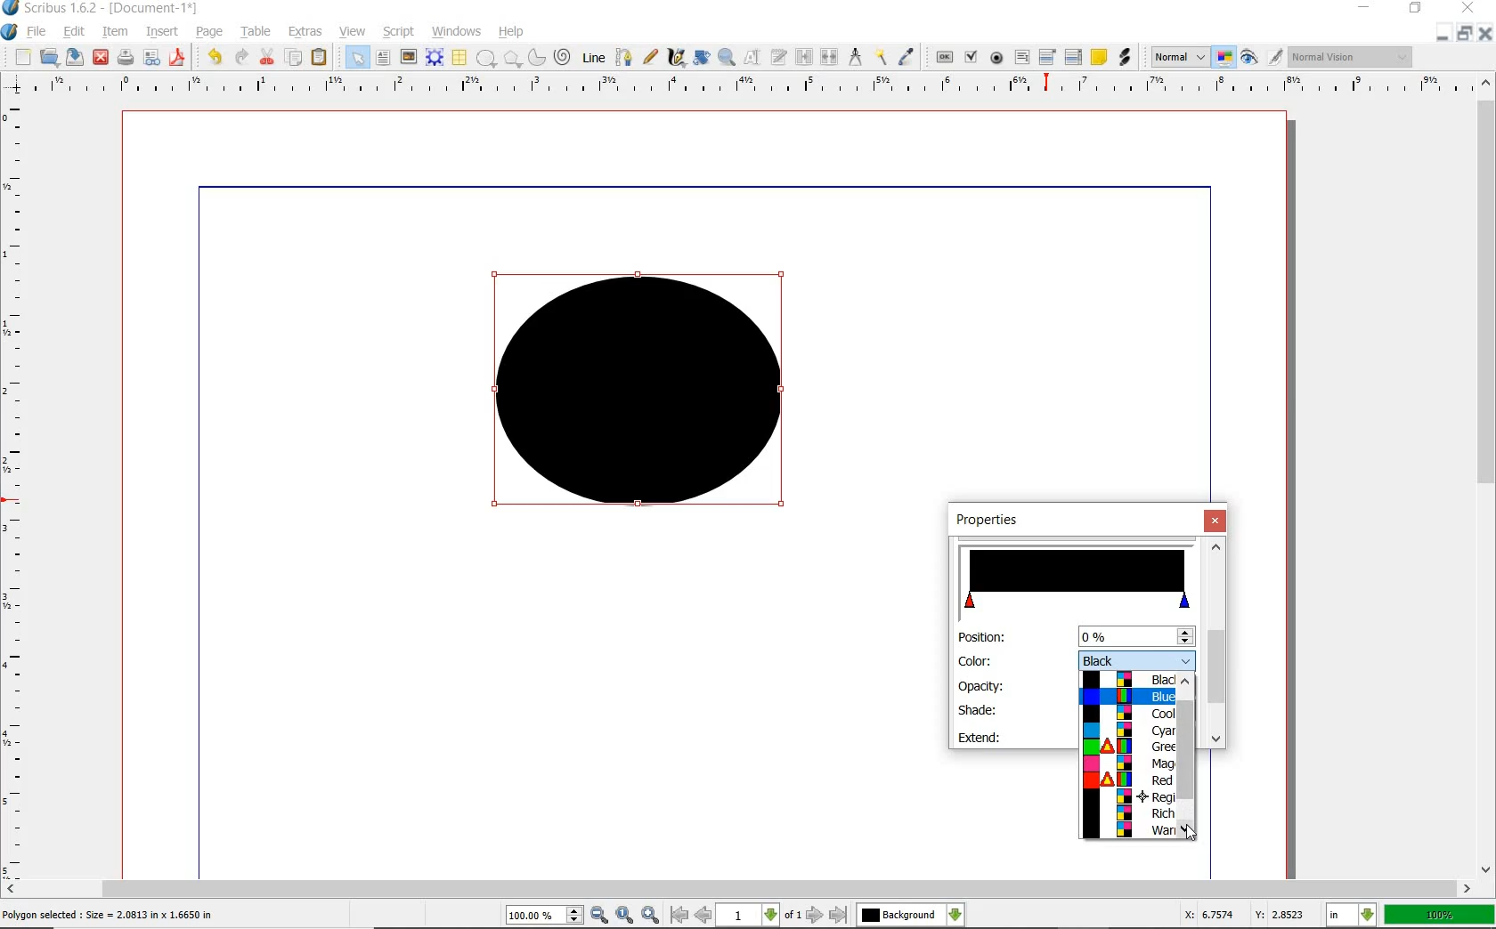 The width and height of the screenshot is (1496, 929). Describe the element at coordinates (644, 398) in the screenshot. I see `gradient added` at that location.